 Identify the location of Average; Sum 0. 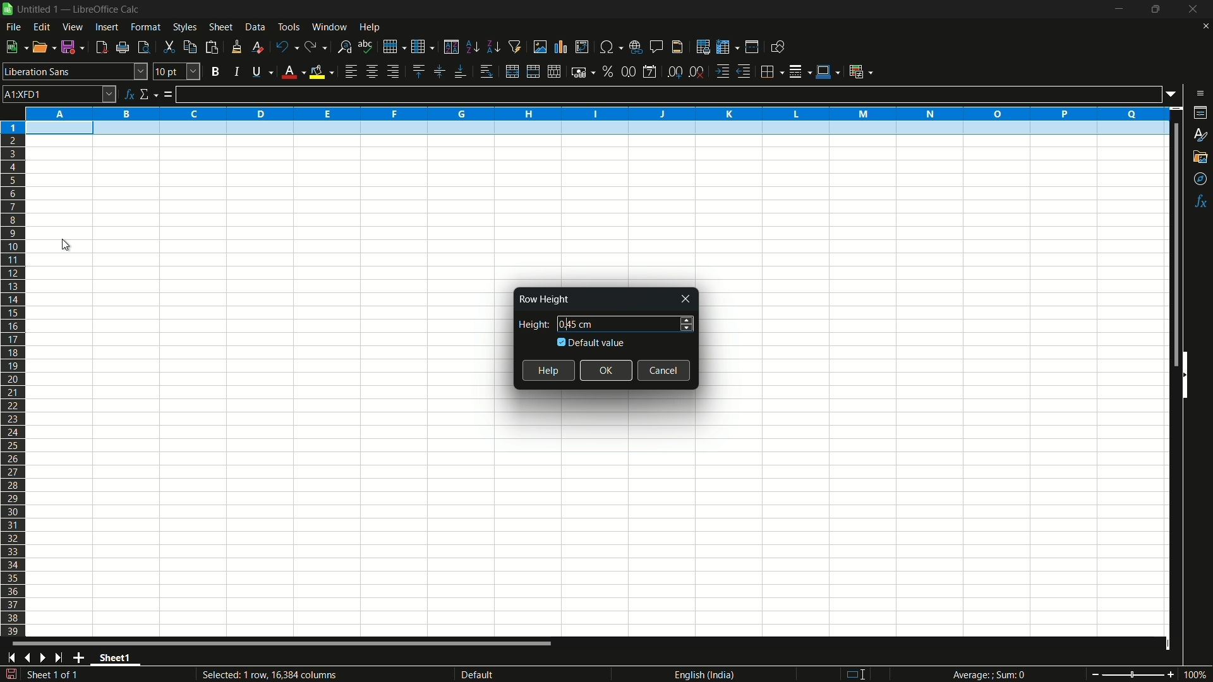
(989, 676).